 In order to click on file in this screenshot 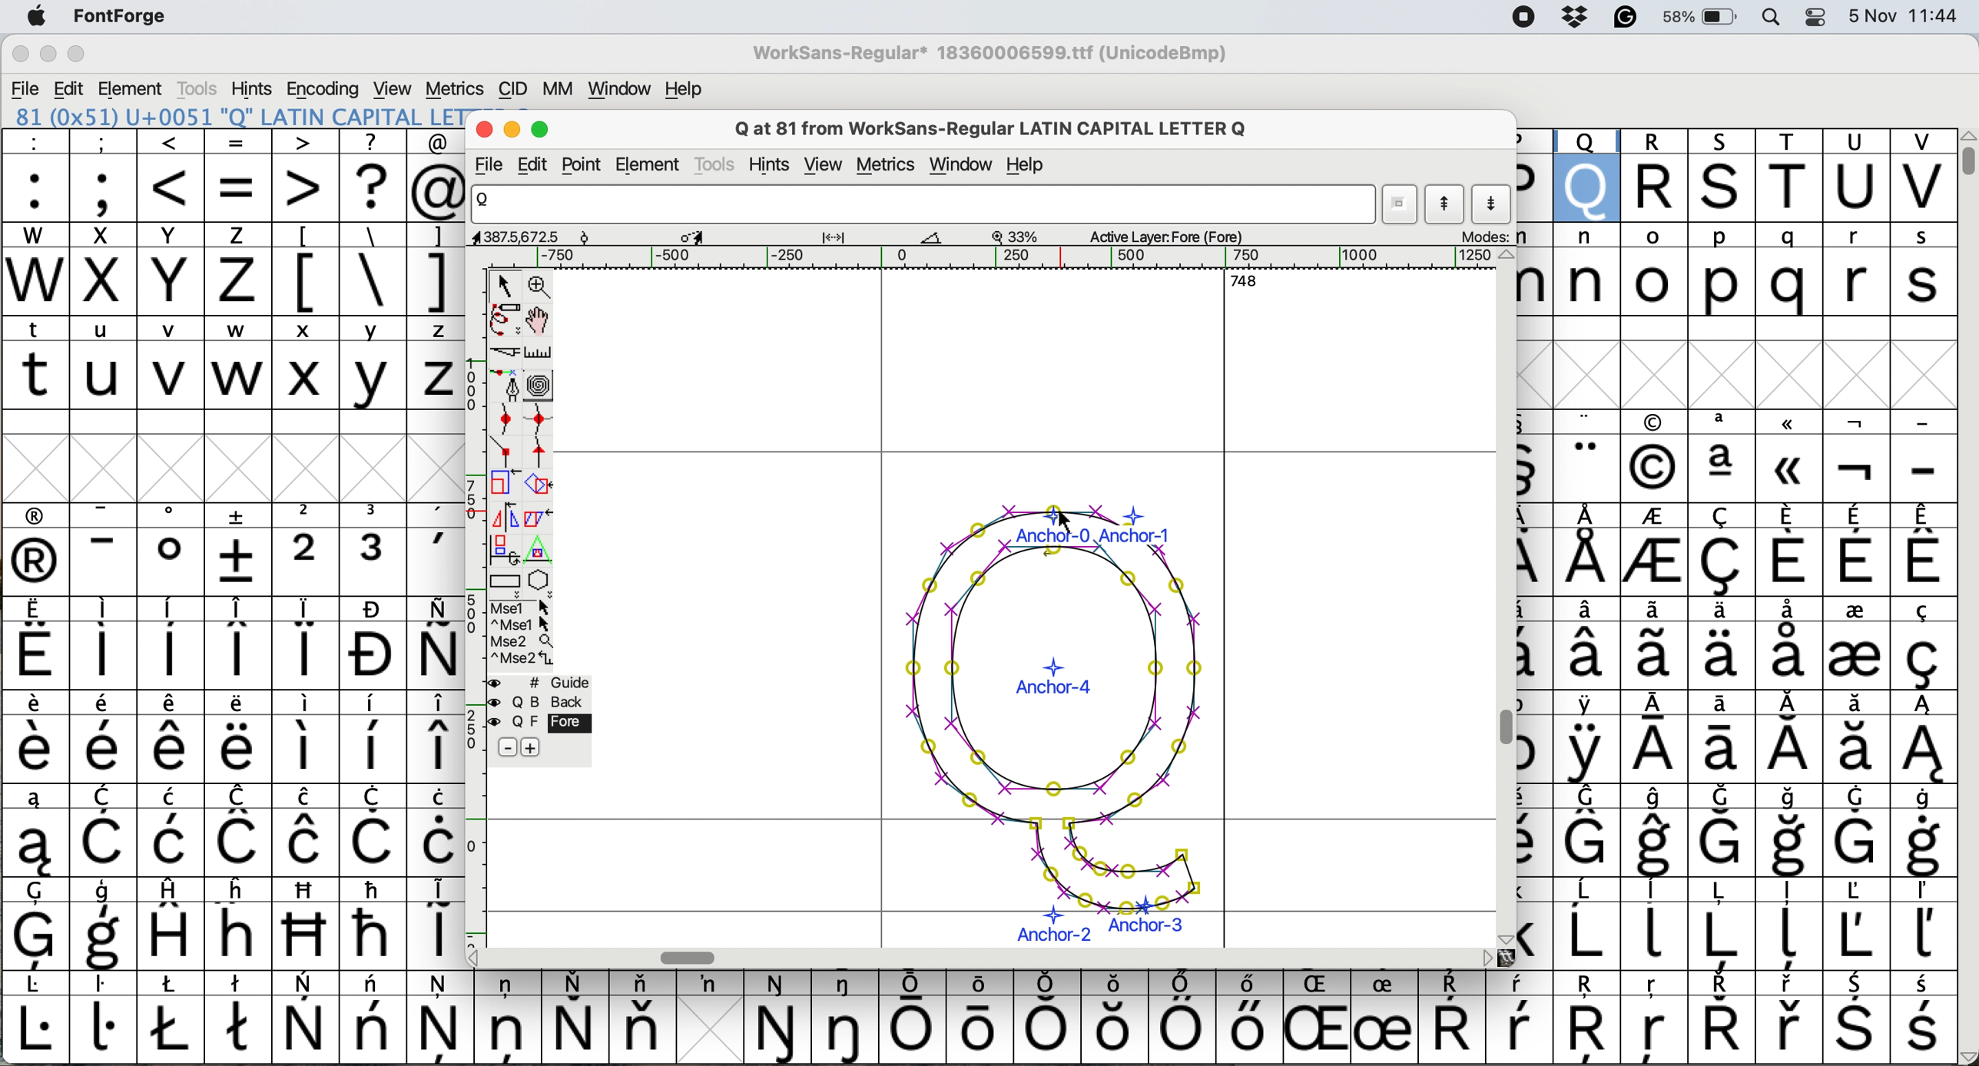, I will do `click(30, 85)`.